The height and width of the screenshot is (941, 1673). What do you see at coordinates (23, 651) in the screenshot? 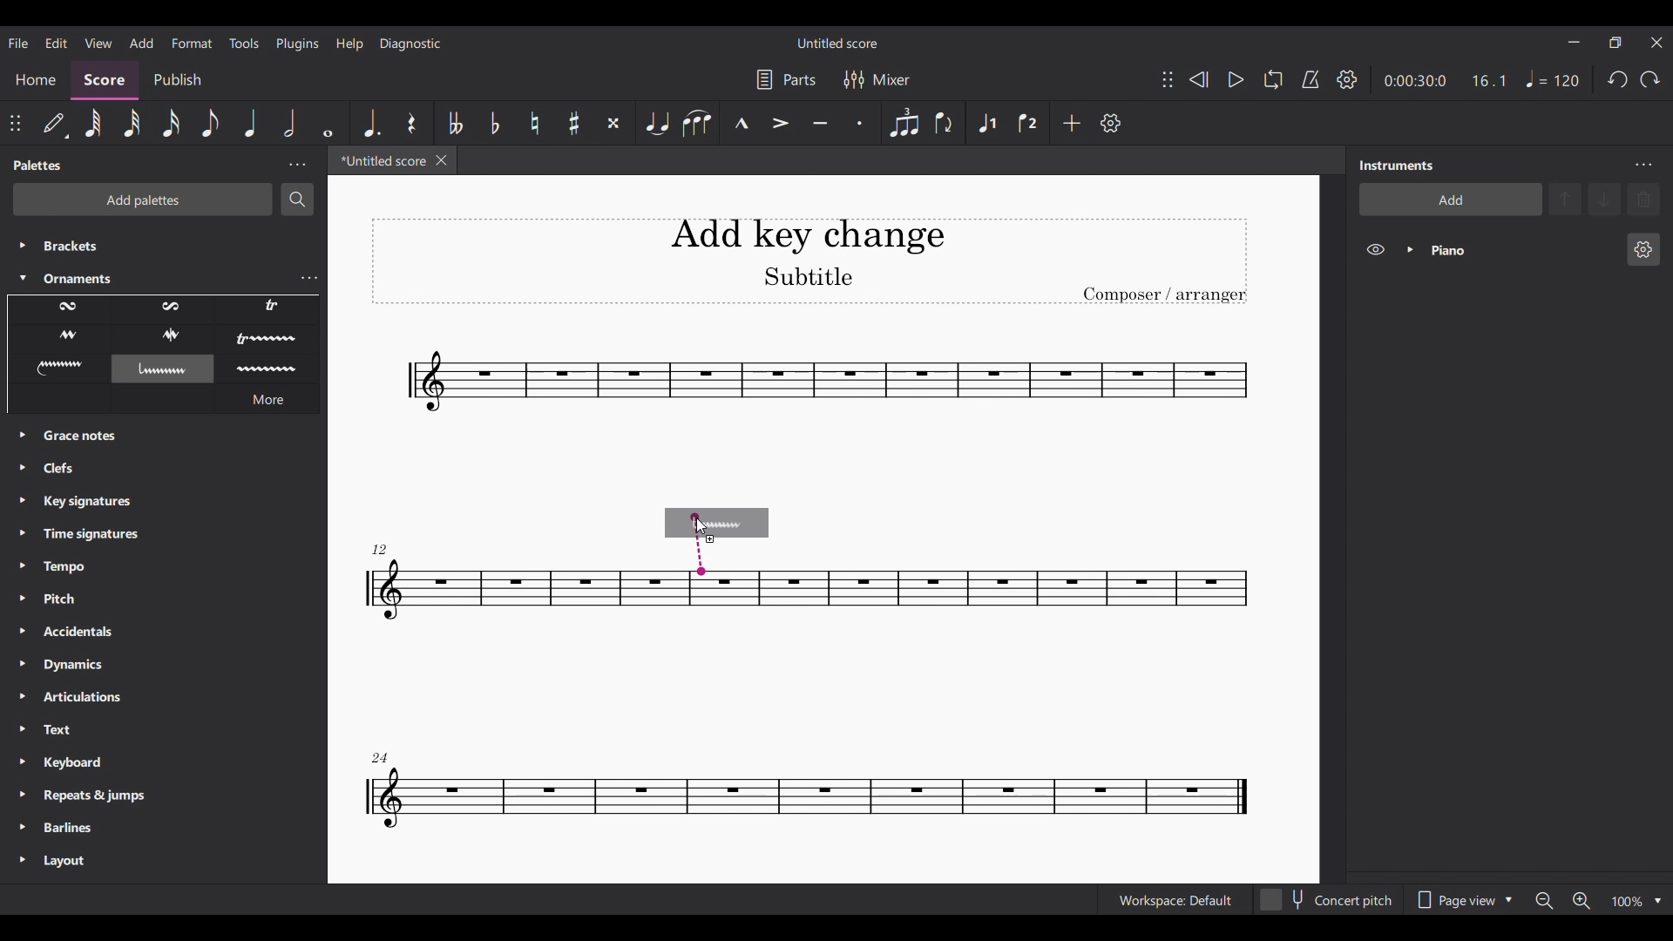
I see `Expand palettes` at bounding box center [23, 651].